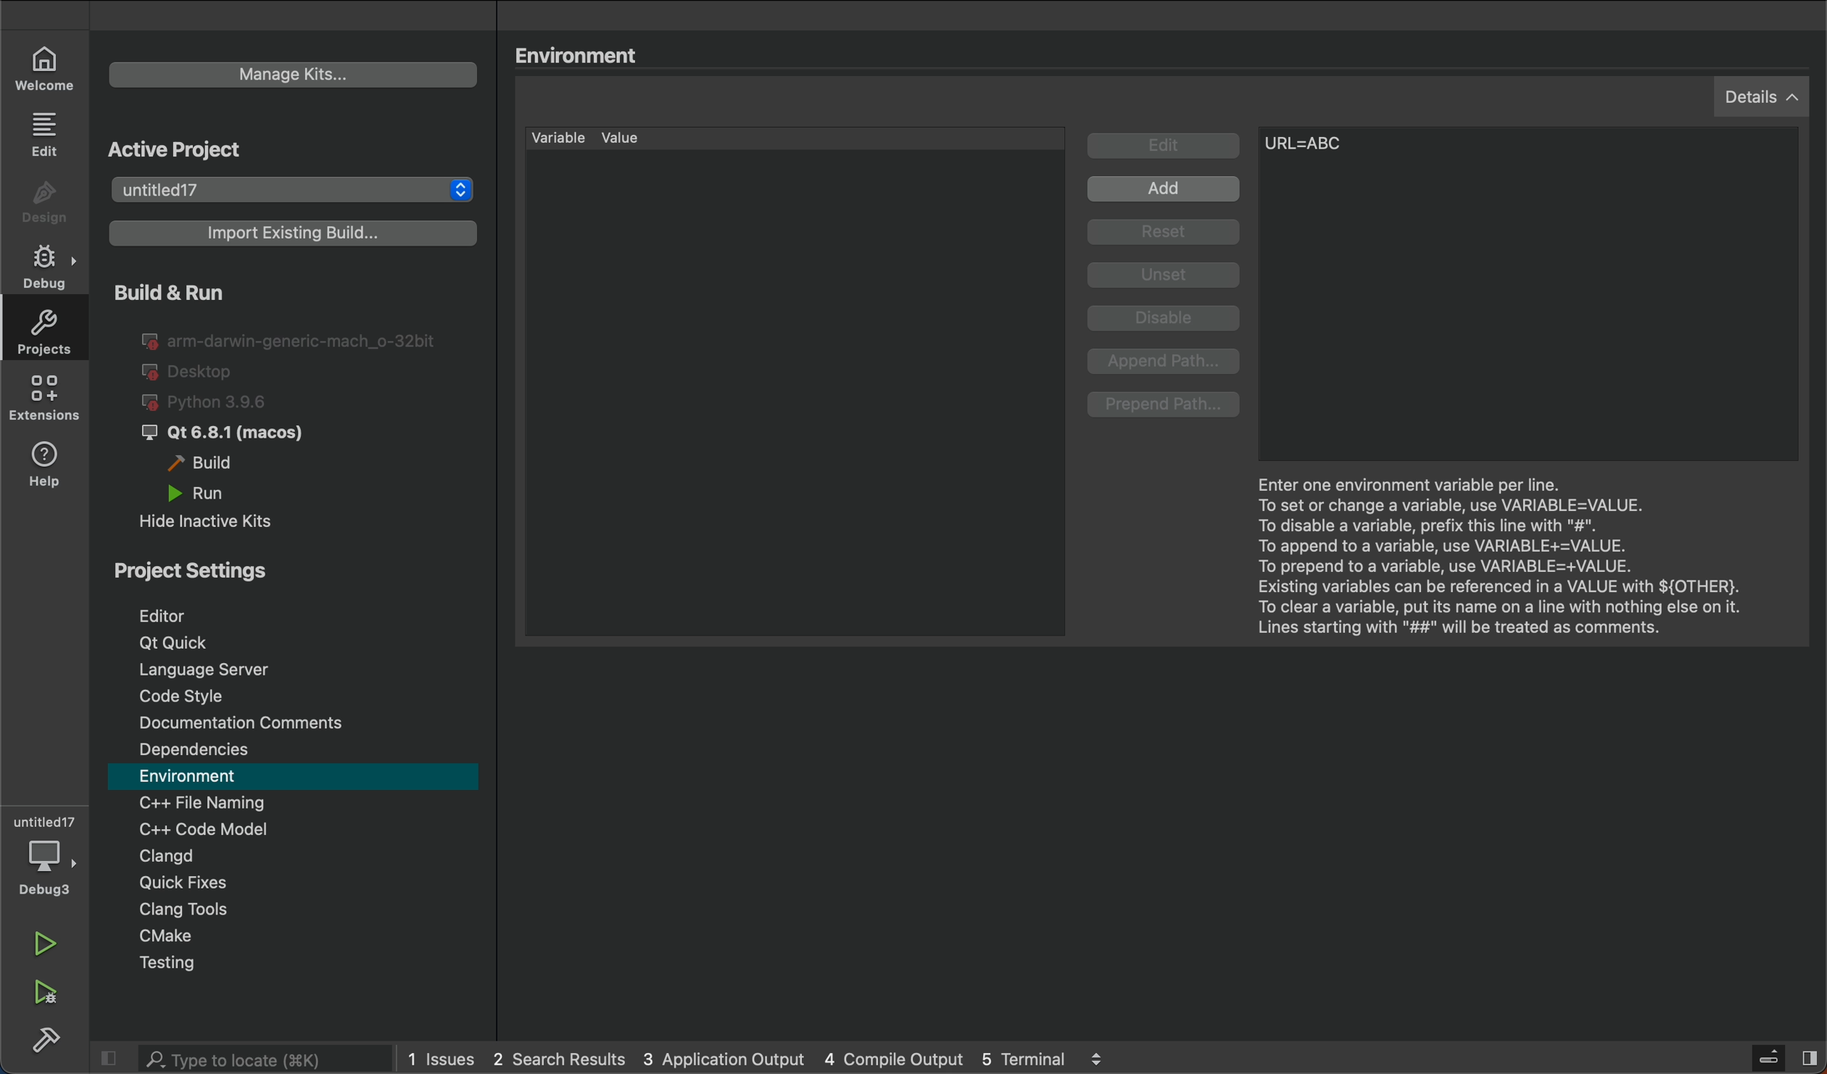 The height and width of the screenshot is (1074, 1827). What do you see at coordinates (49, 262) in the screenshot?
I see `debug` at bounding box center [49, 262].